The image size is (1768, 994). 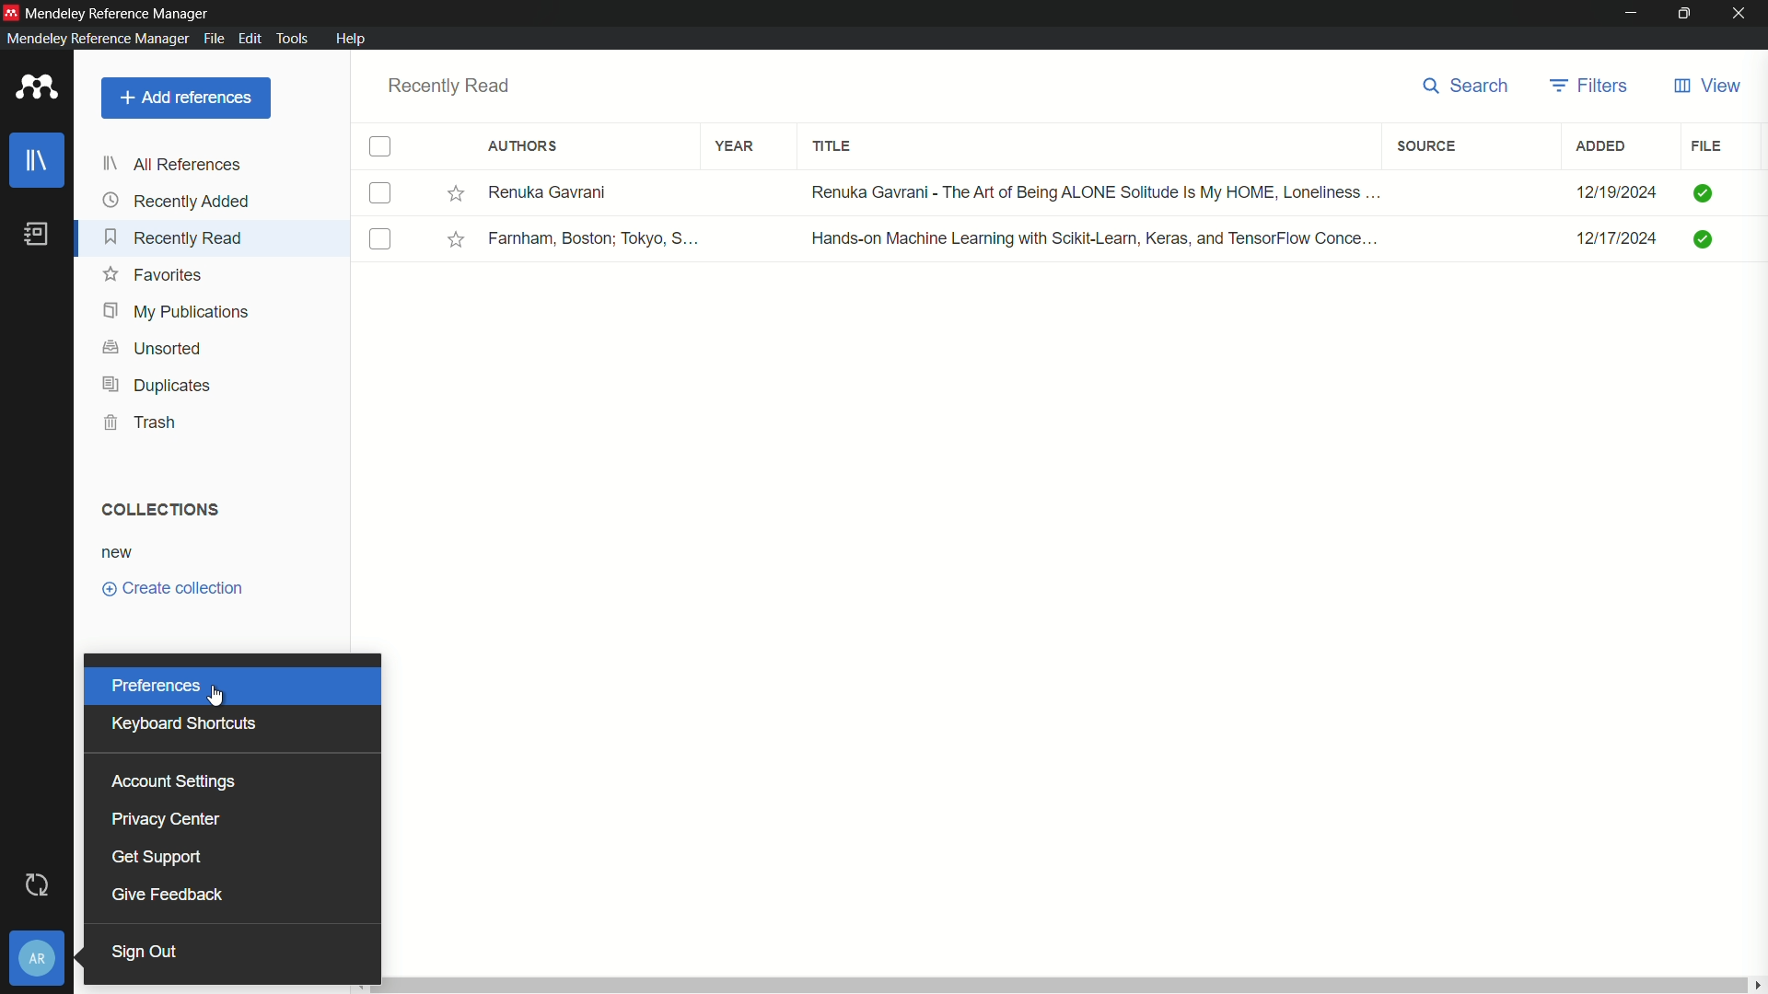 What do you see at coordinates (381, 192) in the screenshot?
I see `(un)select` at bounding box center [381, 192].